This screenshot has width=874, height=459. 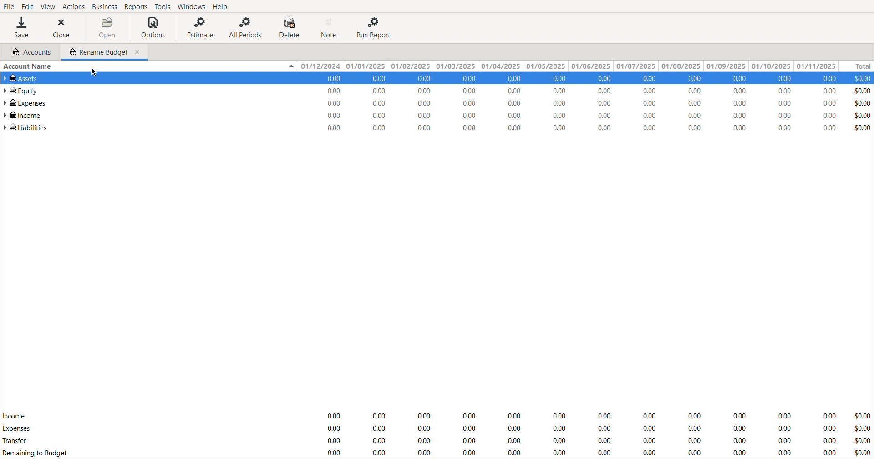 What do you see at coordinates (162, 6) in the screenshot?
I see `Tools` at bounding box center [162, 6].